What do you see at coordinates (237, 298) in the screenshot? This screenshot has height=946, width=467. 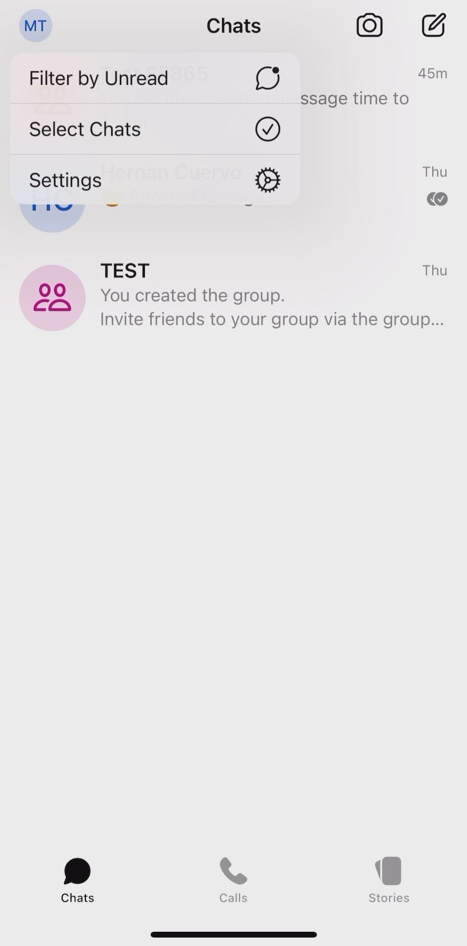 I see `TEST group` at bounding box center [237, 298].